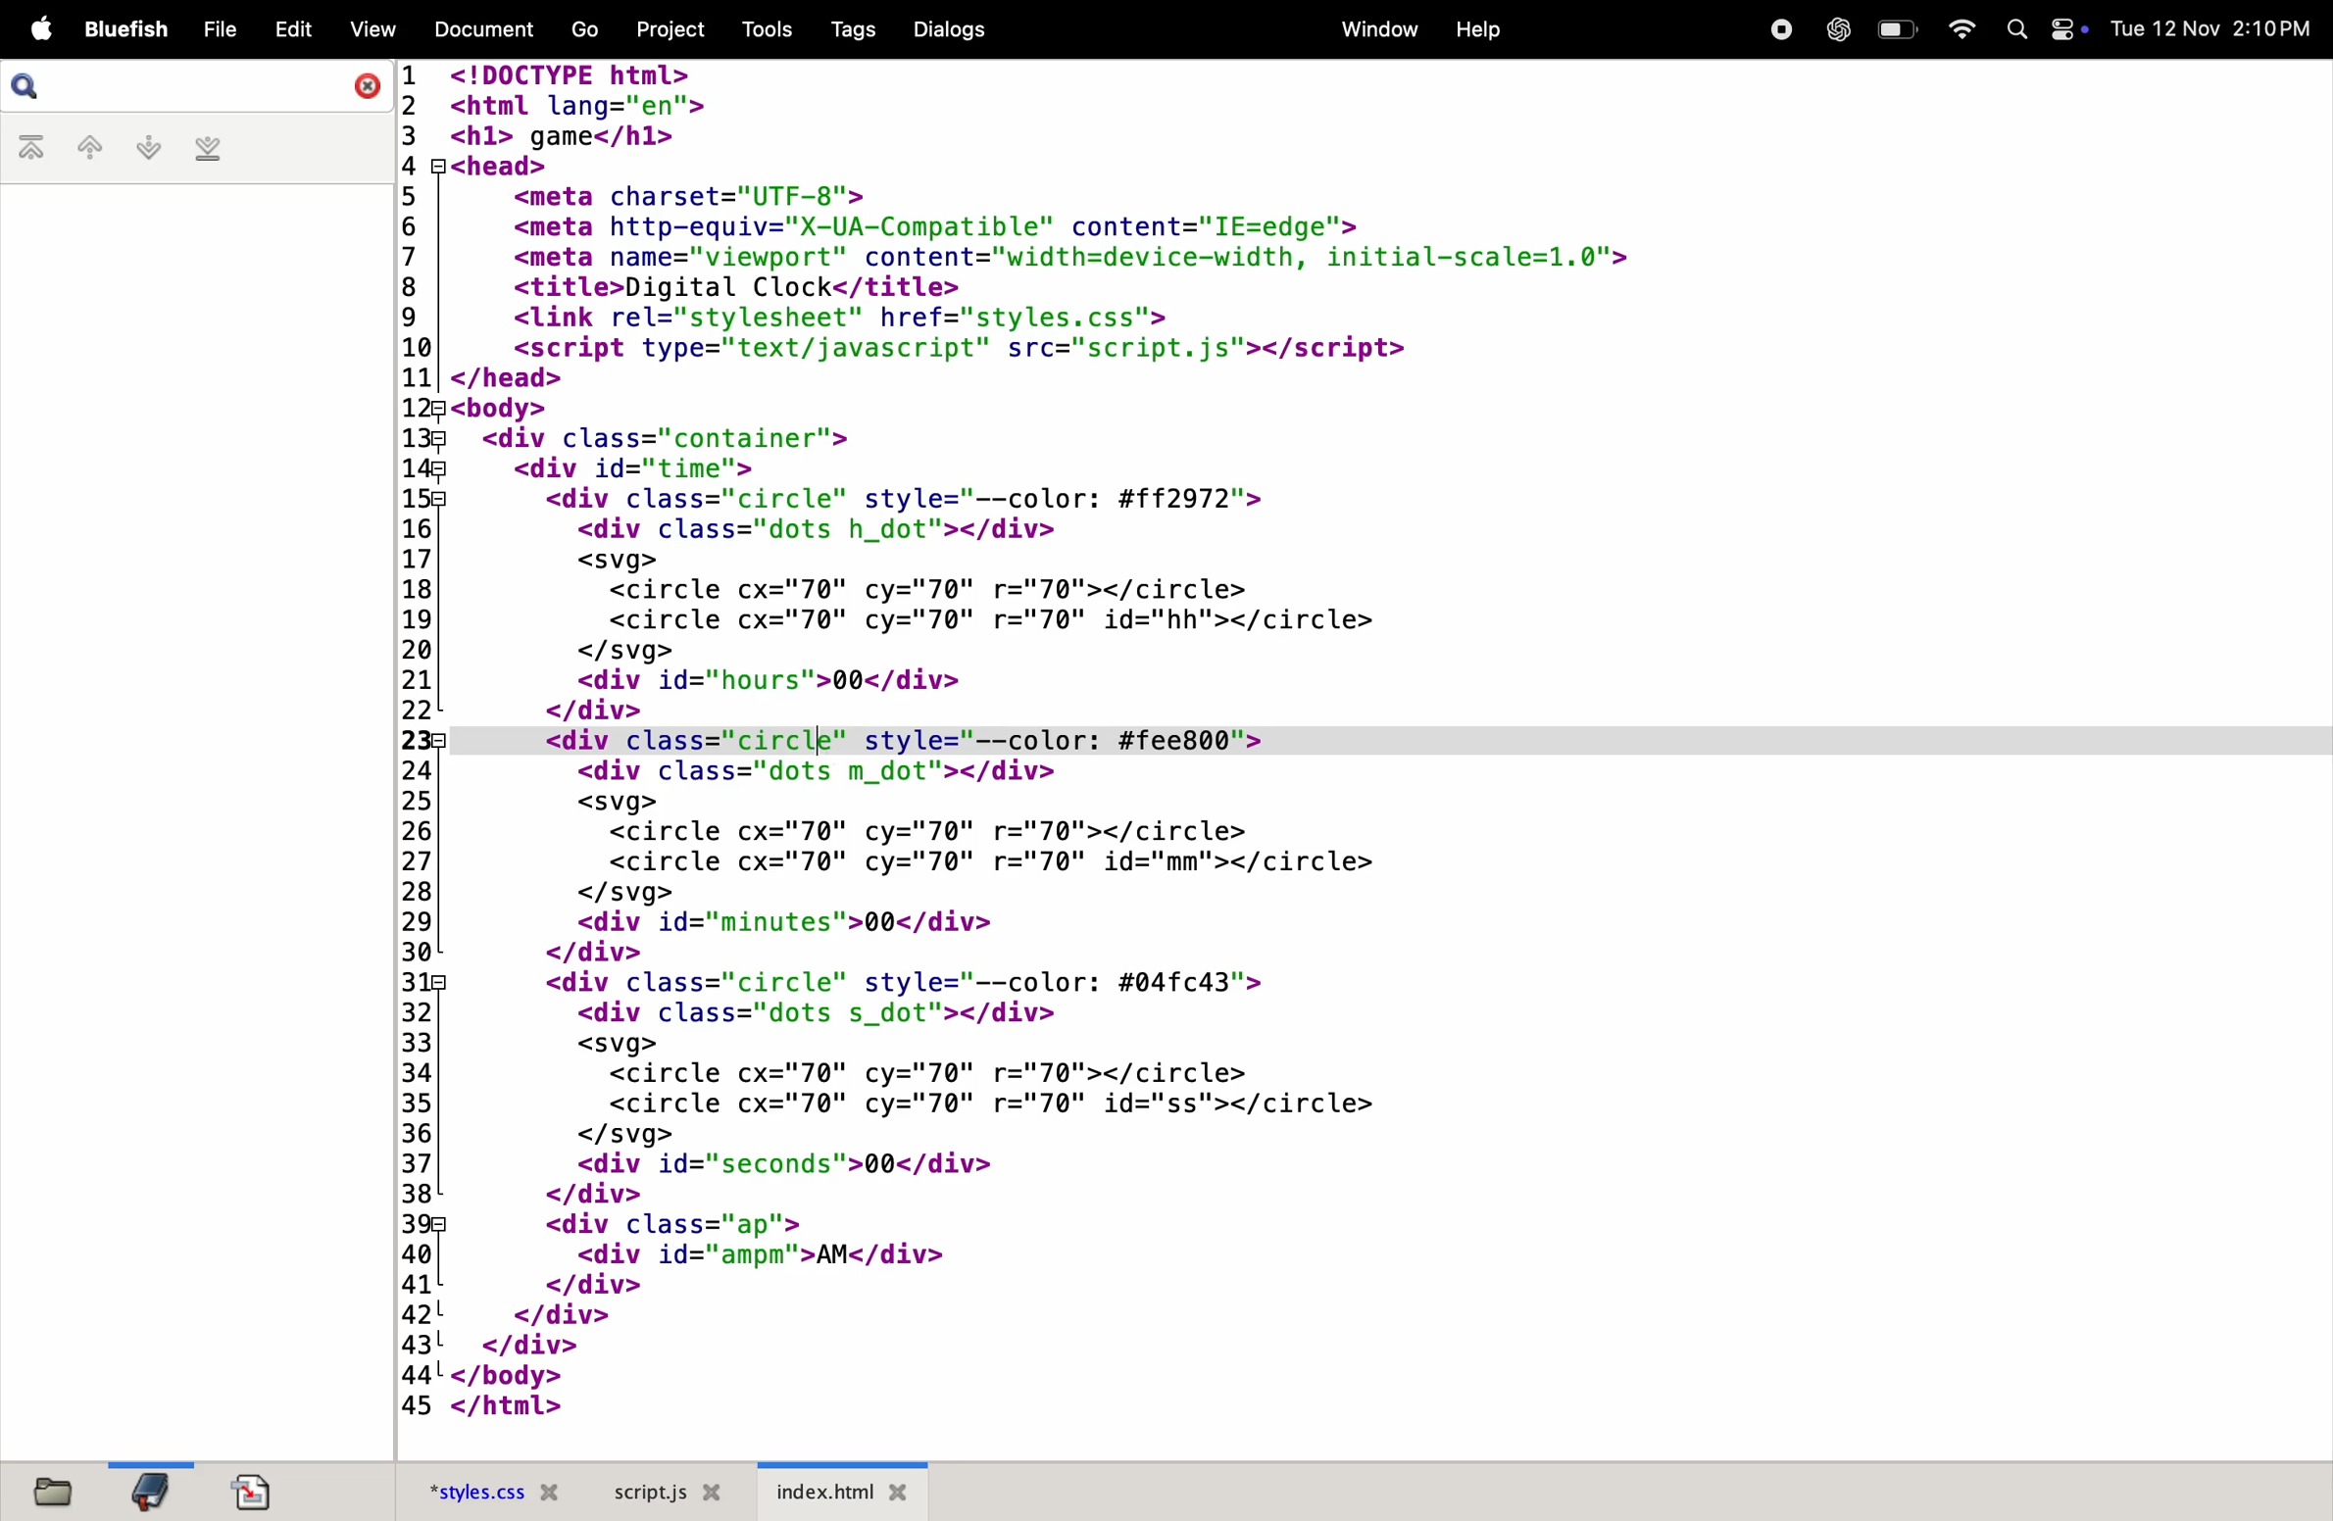 This screenshot has height=1521, width=2333. Describe the element at coordinates (31, 150) in the screenshot. I see `first bookmark` at that location.